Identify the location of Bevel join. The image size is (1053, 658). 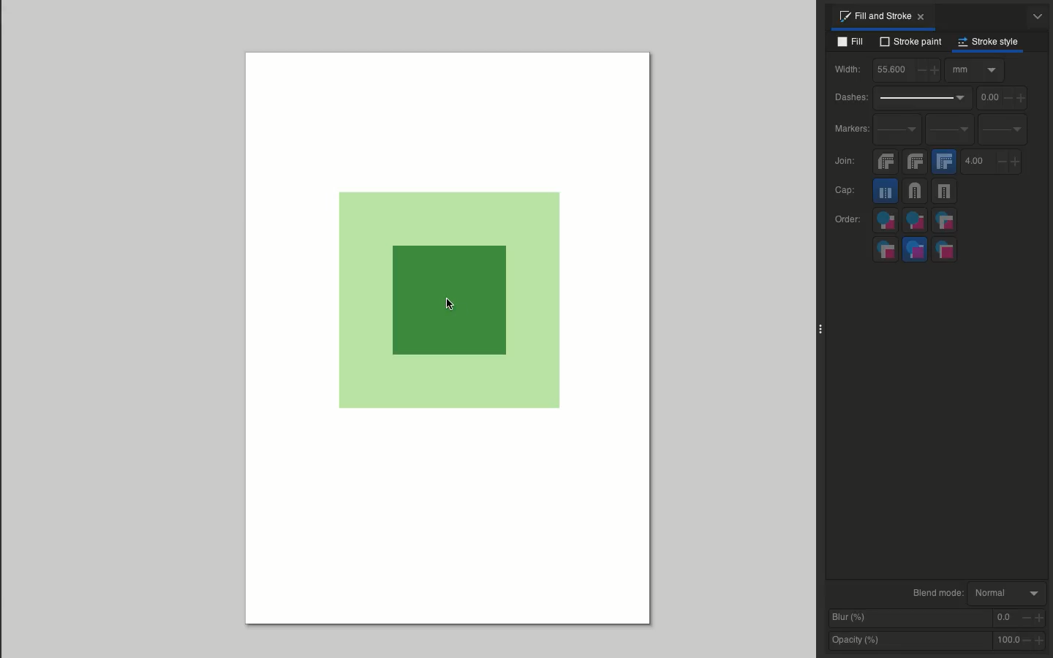
(887, 162).